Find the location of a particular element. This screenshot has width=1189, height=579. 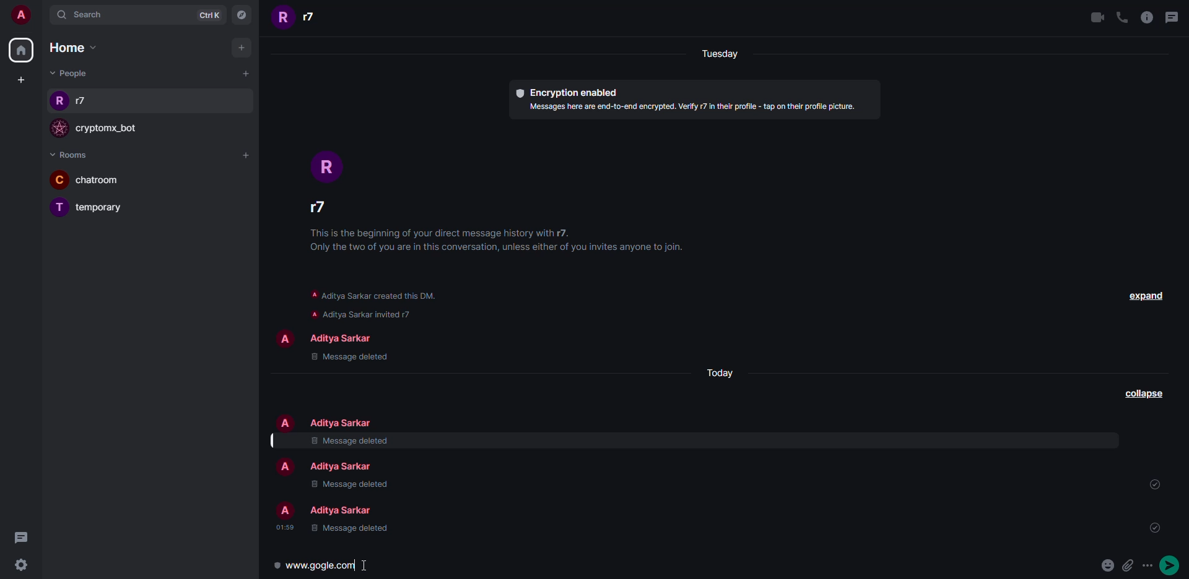

threads is located at coordinates (1173, 15).